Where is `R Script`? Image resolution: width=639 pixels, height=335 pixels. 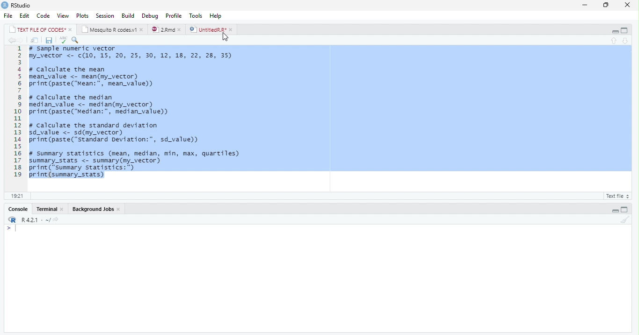 R Script is located at coordinates (616, 196).